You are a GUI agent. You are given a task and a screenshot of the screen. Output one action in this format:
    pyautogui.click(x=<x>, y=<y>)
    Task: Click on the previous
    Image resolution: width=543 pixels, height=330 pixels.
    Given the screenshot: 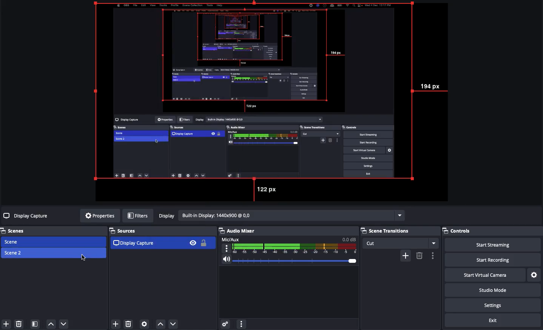 What is the action you would take?
    pyautogui.click(x=160, y=324)
    